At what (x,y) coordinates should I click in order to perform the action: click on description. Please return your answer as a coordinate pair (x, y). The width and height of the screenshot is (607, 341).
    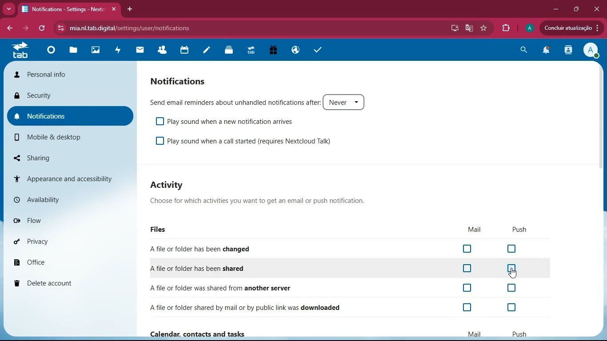
    Looking at the image, I should click on (260, 200).